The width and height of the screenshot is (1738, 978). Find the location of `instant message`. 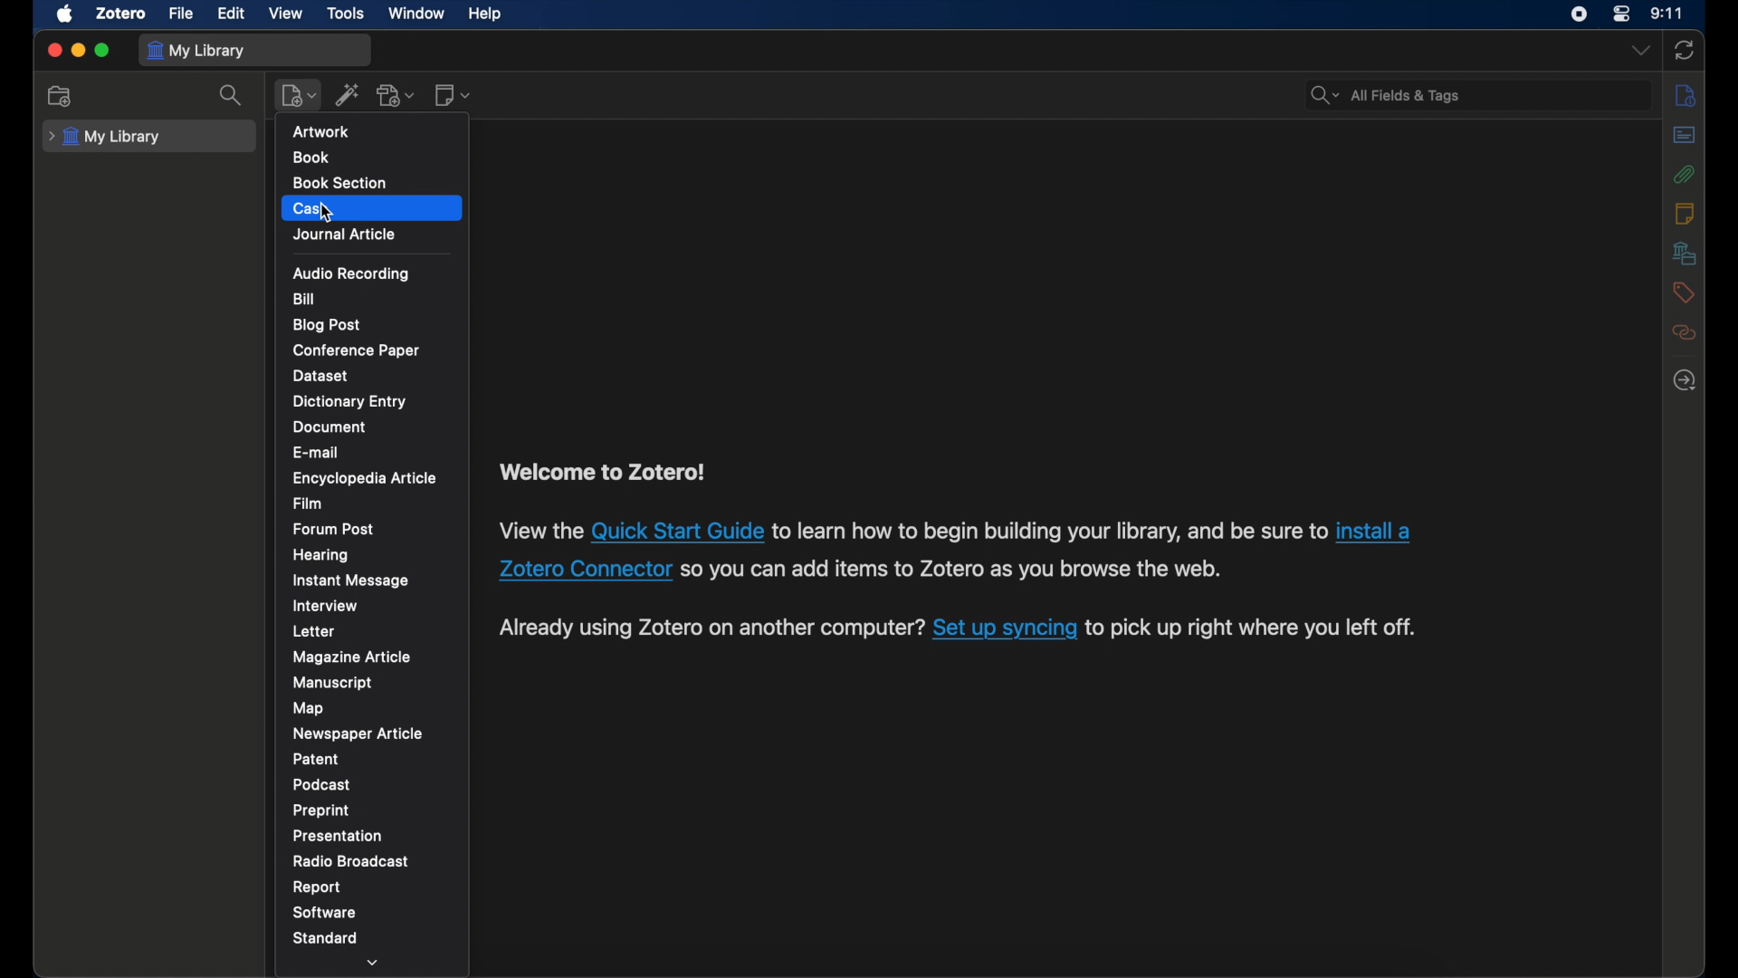

instant message is located at coordinates (353, 580).